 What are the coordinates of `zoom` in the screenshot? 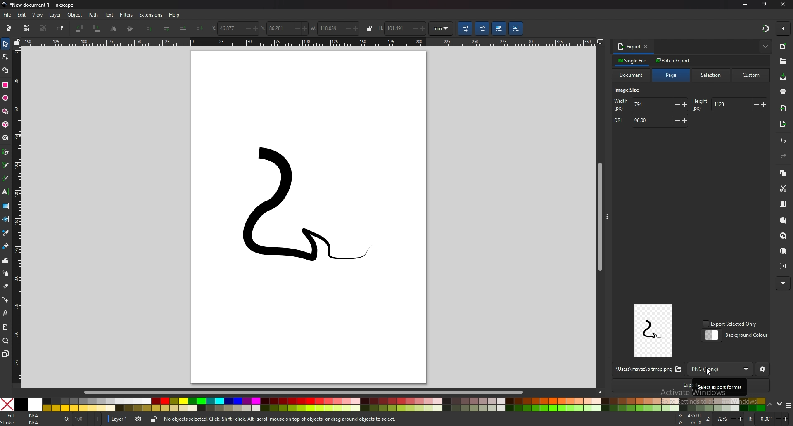 It's located at (726, 419).